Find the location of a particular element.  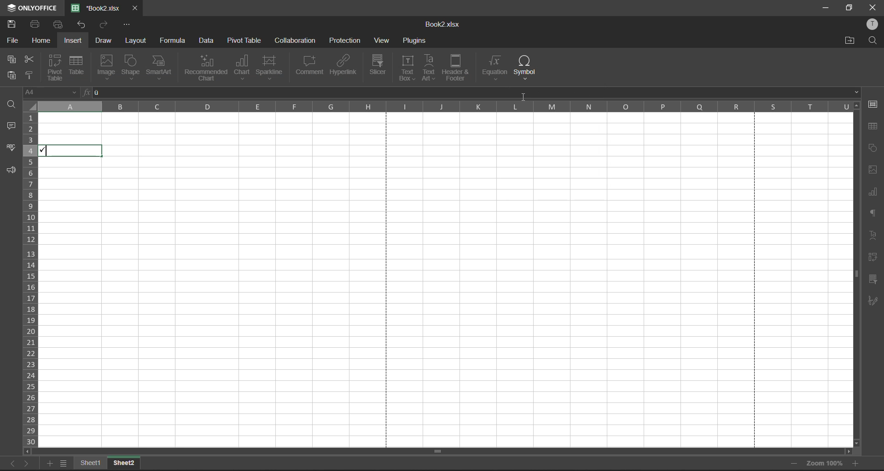

find is located at coordinates (872, 40).